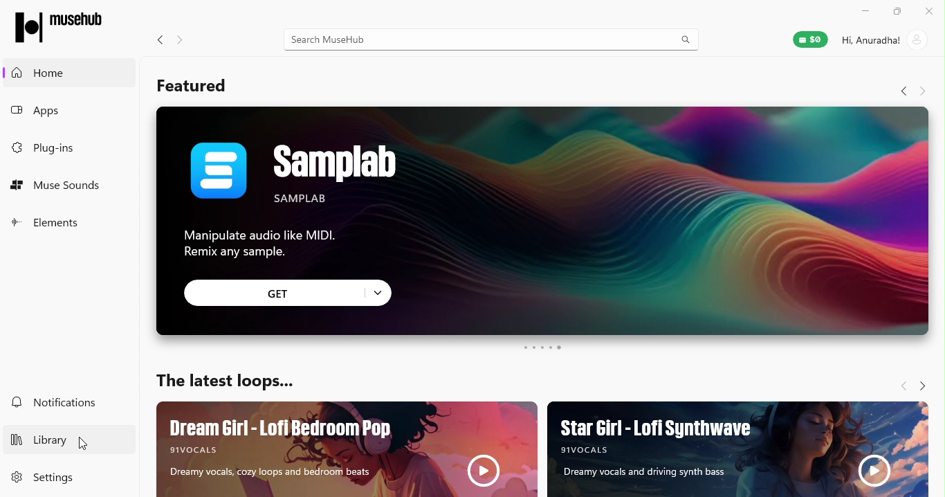  Describe the element at coordinates (743, 450) in the screenshot. I see `Star gilr- lofi synthwave Ad` at that location.